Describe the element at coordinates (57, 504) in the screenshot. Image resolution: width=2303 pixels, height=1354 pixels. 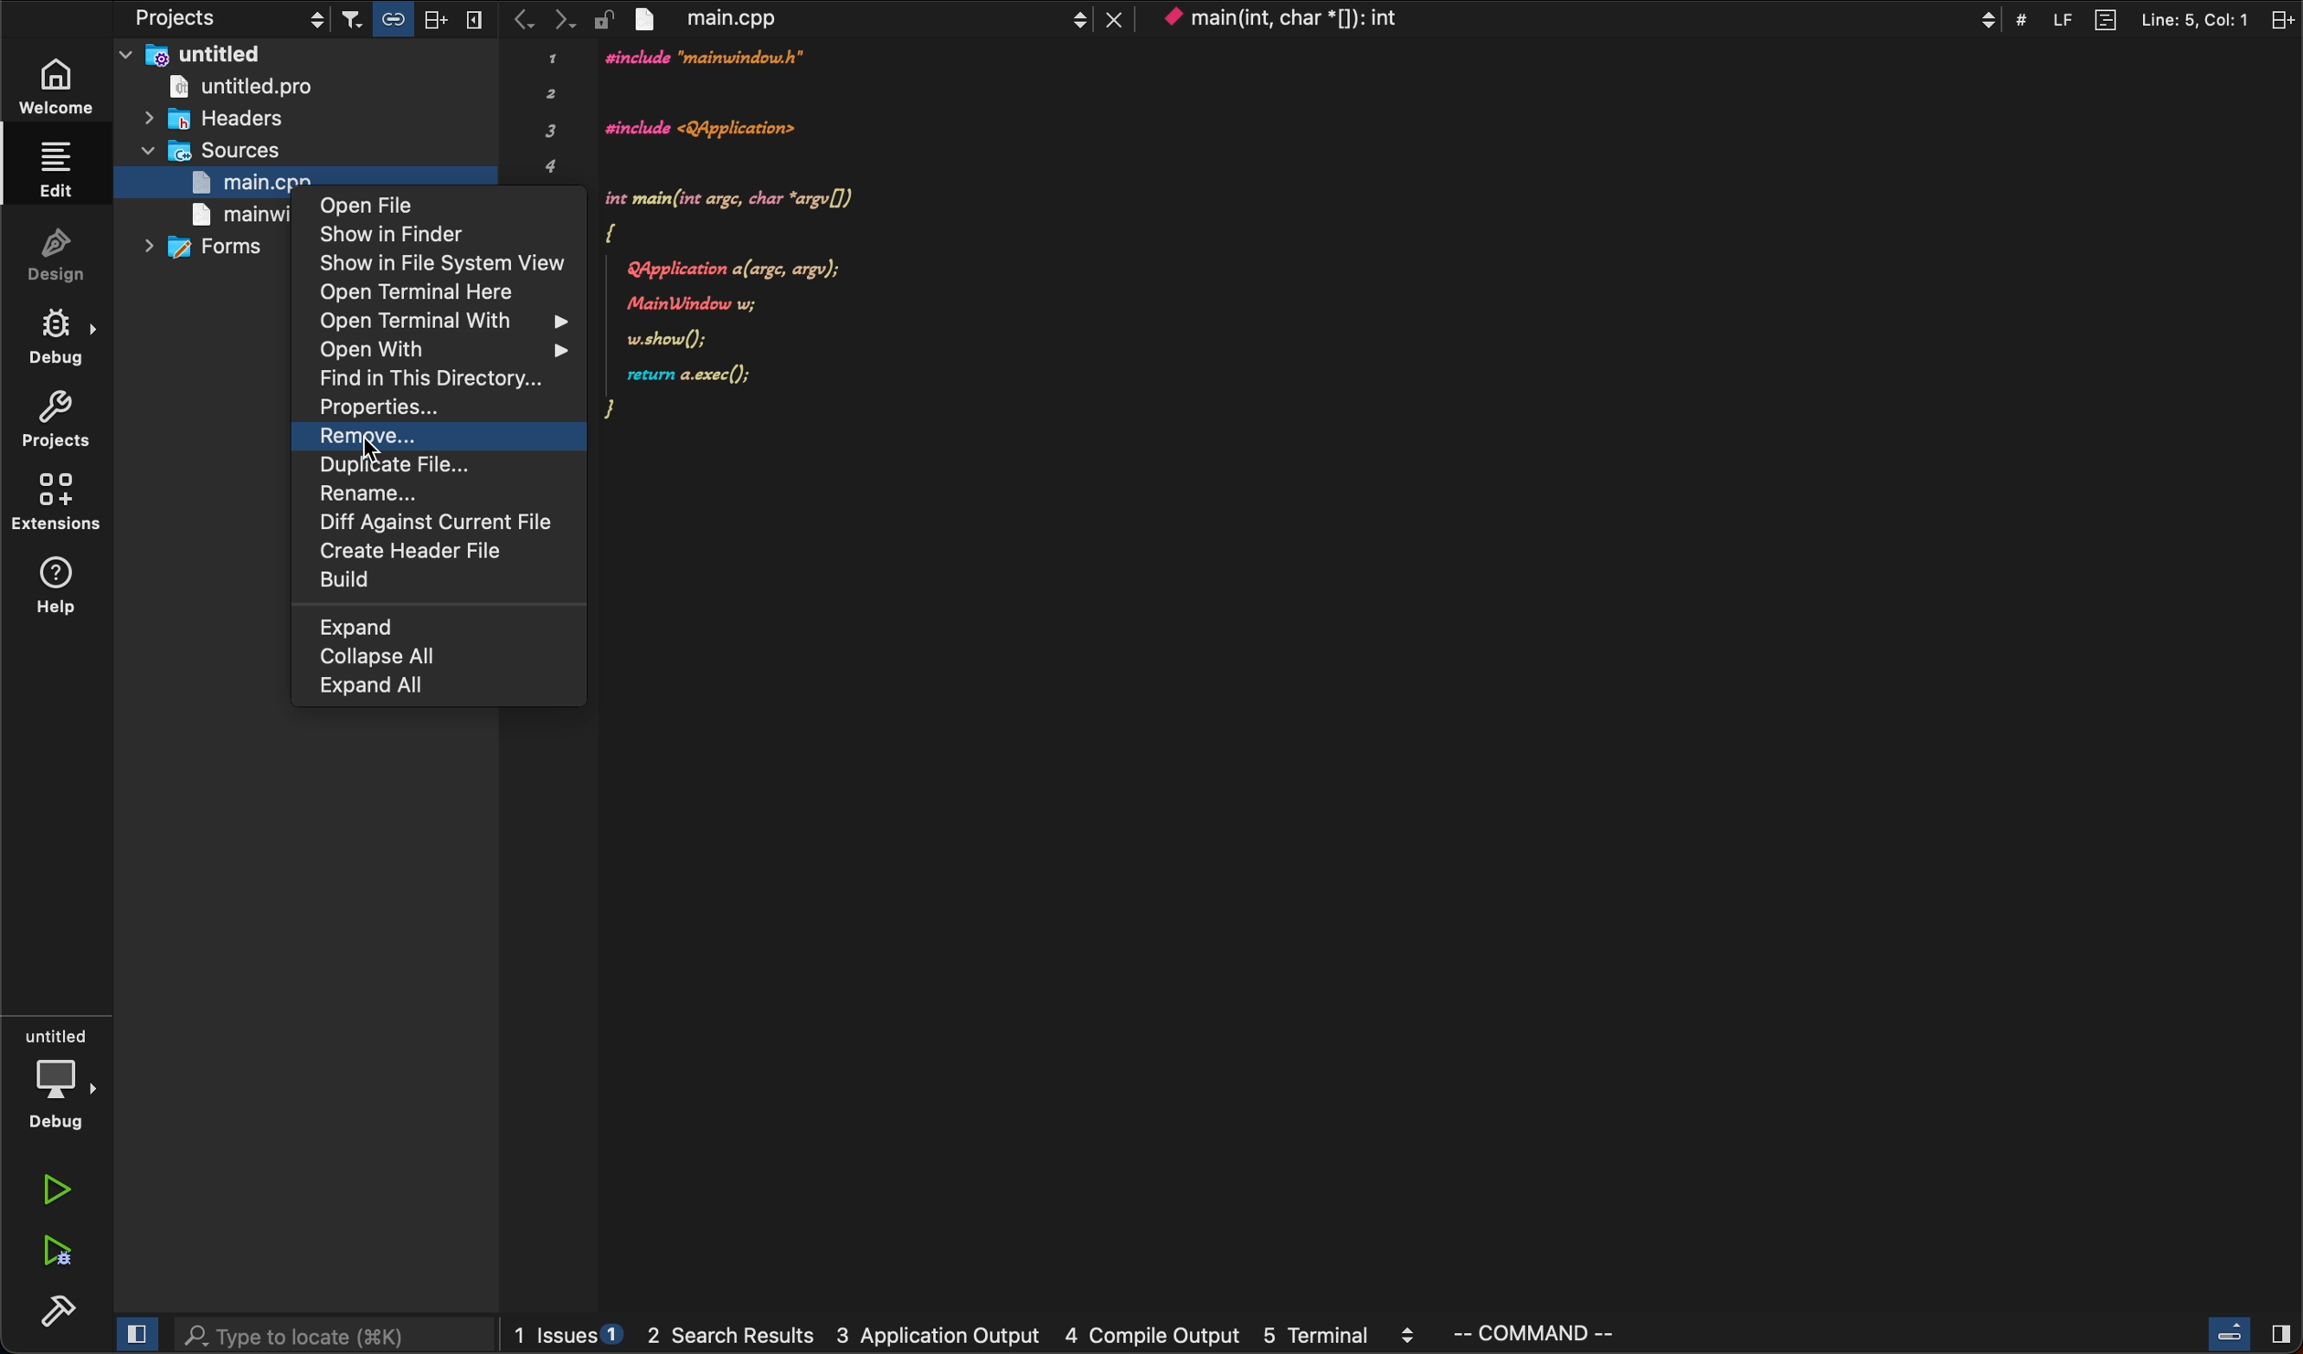
I see `extentions` at that location.